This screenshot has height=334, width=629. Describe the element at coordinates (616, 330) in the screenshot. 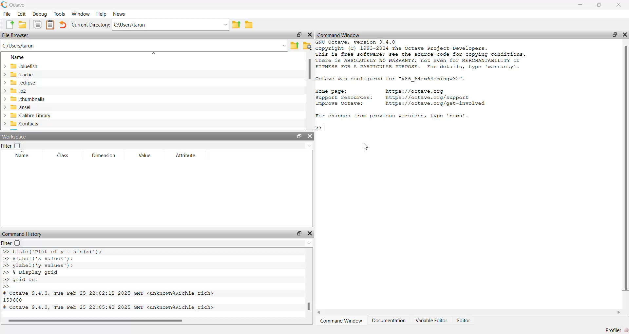

I see `Profiler` at that location.